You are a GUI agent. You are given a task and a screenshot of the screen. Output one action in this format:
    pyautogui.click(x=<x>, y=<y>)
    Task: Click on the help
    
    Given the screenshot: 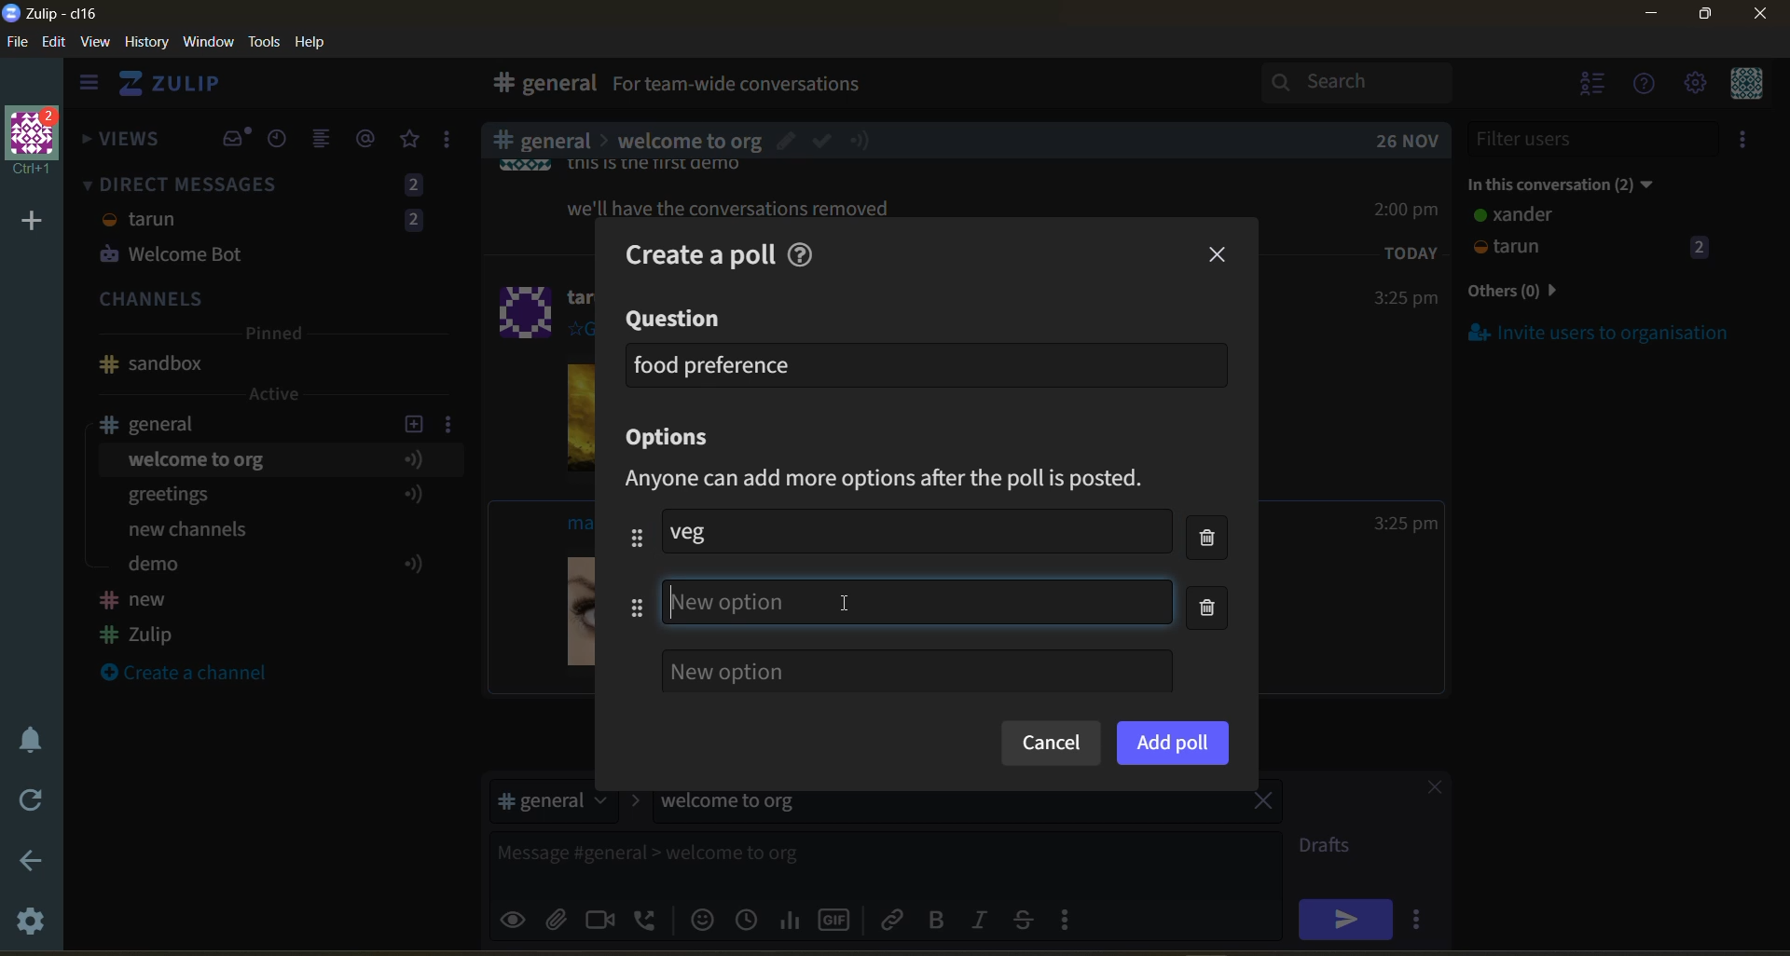 What is the action you would take?
    pyautogui.click(x=805, y=252)
    